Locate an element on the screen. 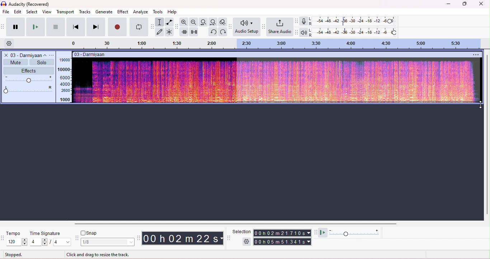 Image resolution: width=490 pixels, height=259 pixels. frequency is located at coordinates (64, 80).